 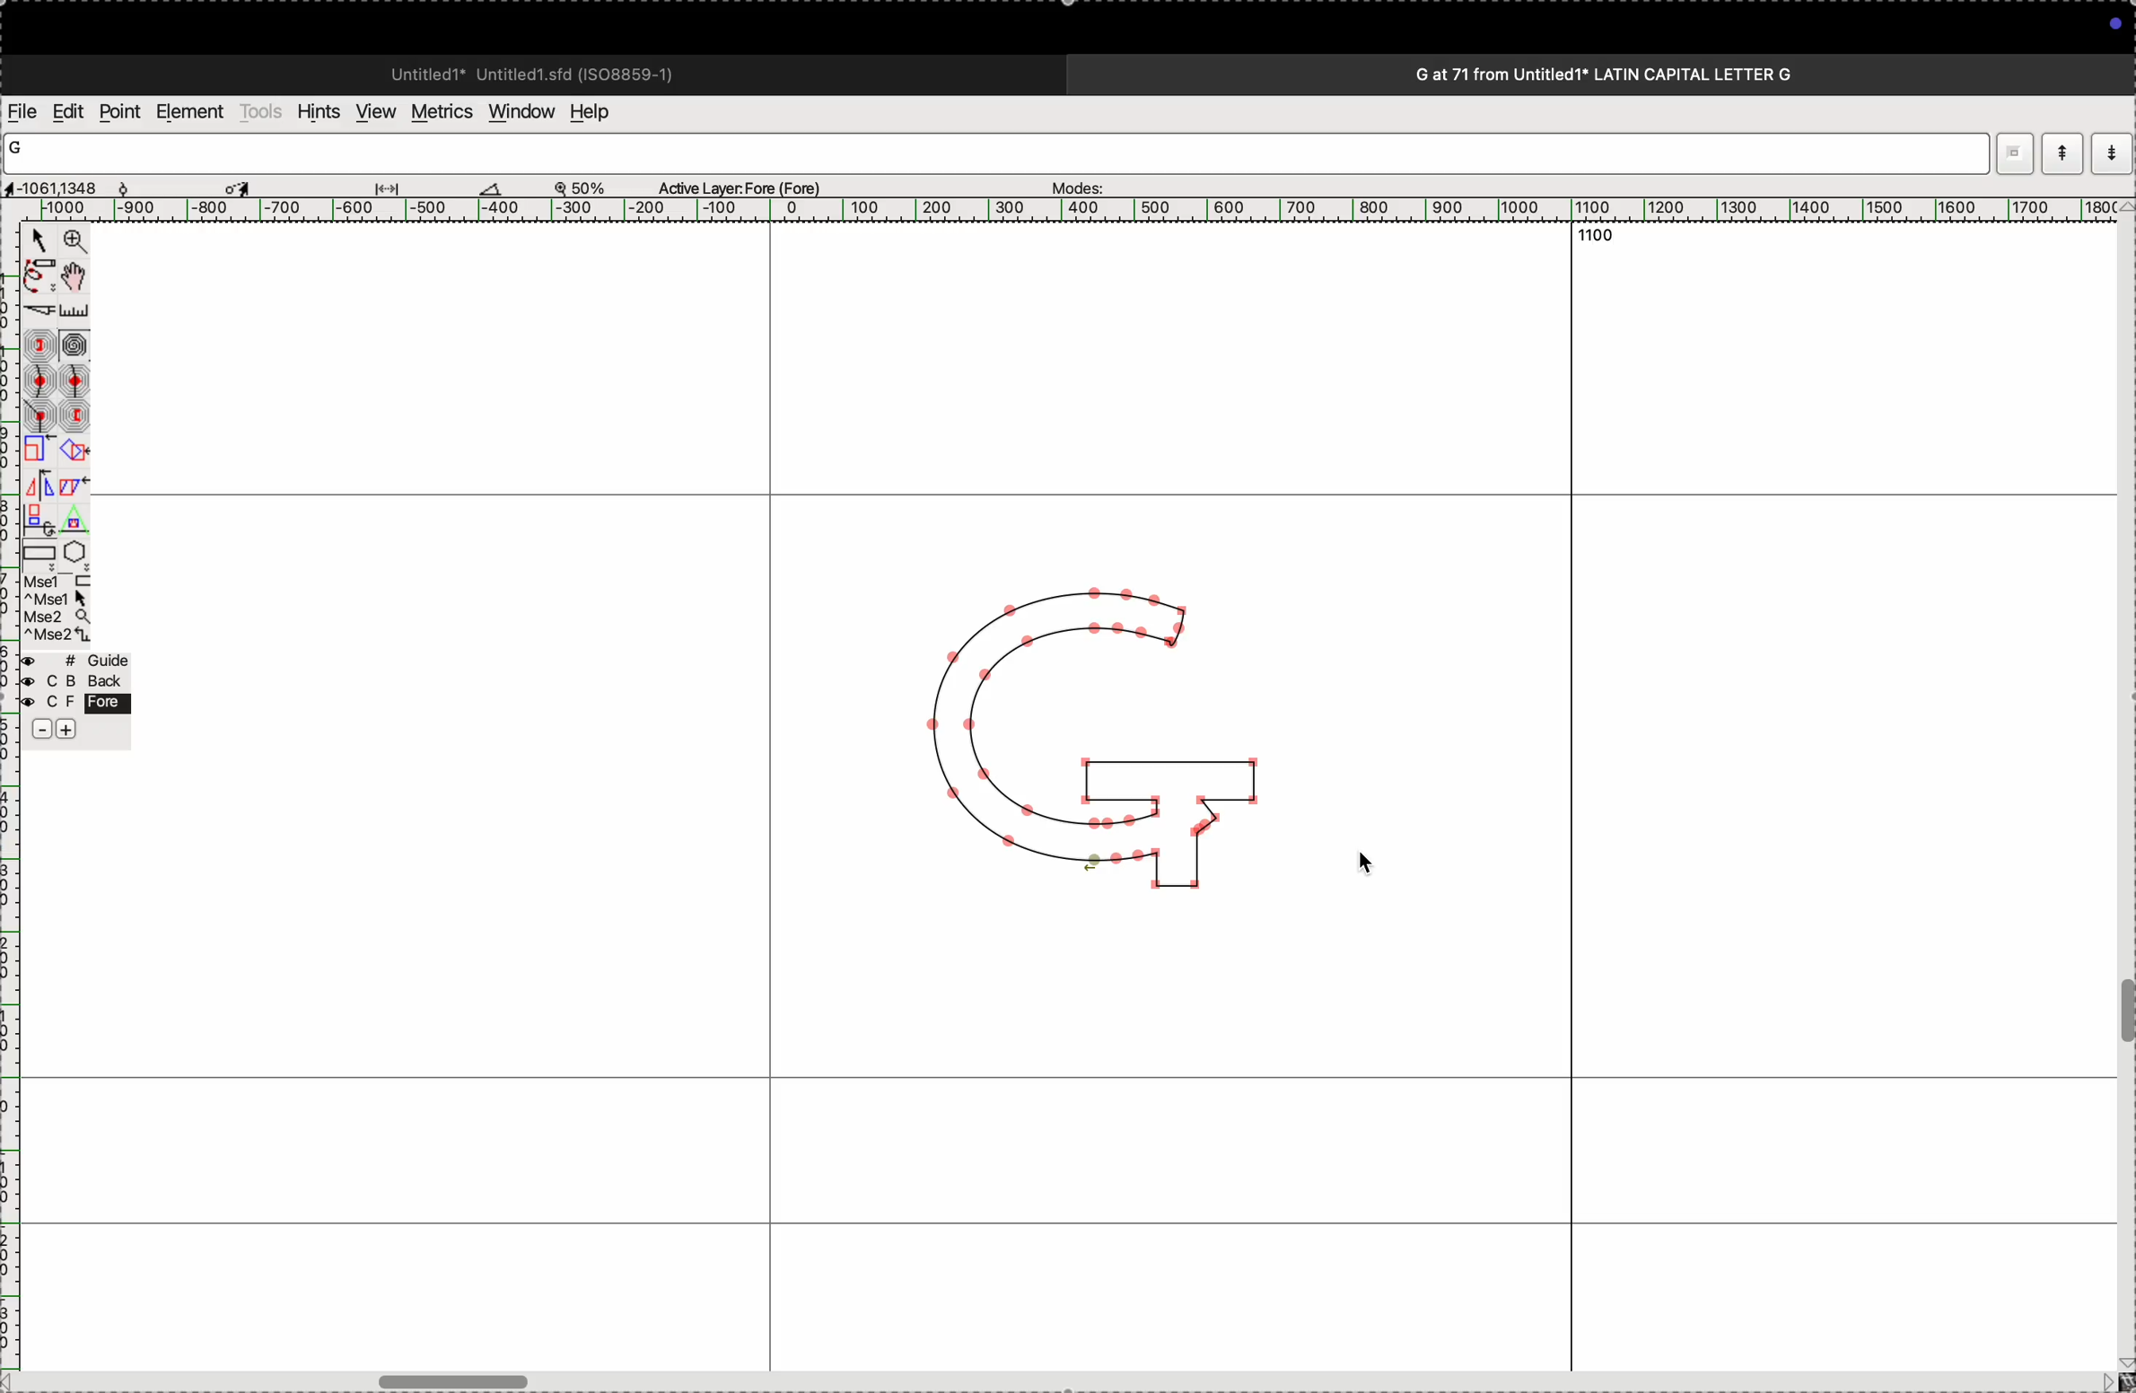 What do you see at coordinates (1079, 185) in the screenshot?
I see `modes` at bounding box center [1079, 185].